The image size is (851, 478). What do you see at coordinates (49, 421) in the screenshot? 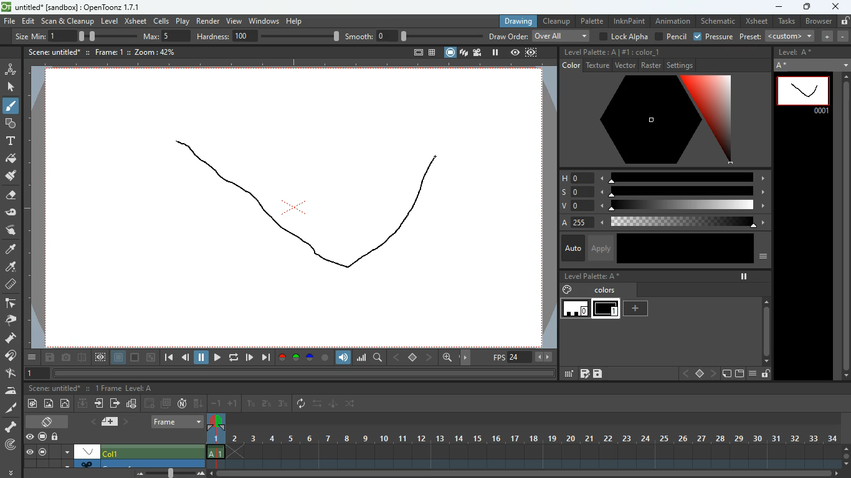
I see `change screen` at bounding box center [49, 421].